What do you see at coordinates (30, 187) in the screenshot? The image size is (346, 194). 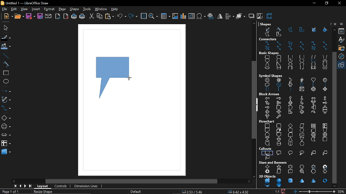 I see `go to last page` at bounding box center [30, 187].